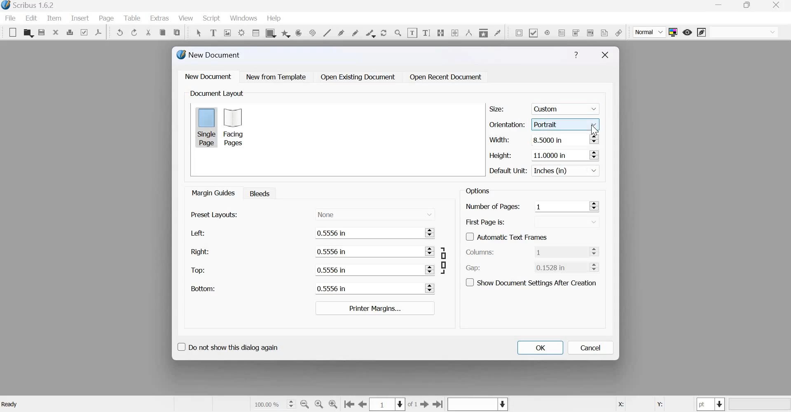  I want to click on 1, so click(559, 206).